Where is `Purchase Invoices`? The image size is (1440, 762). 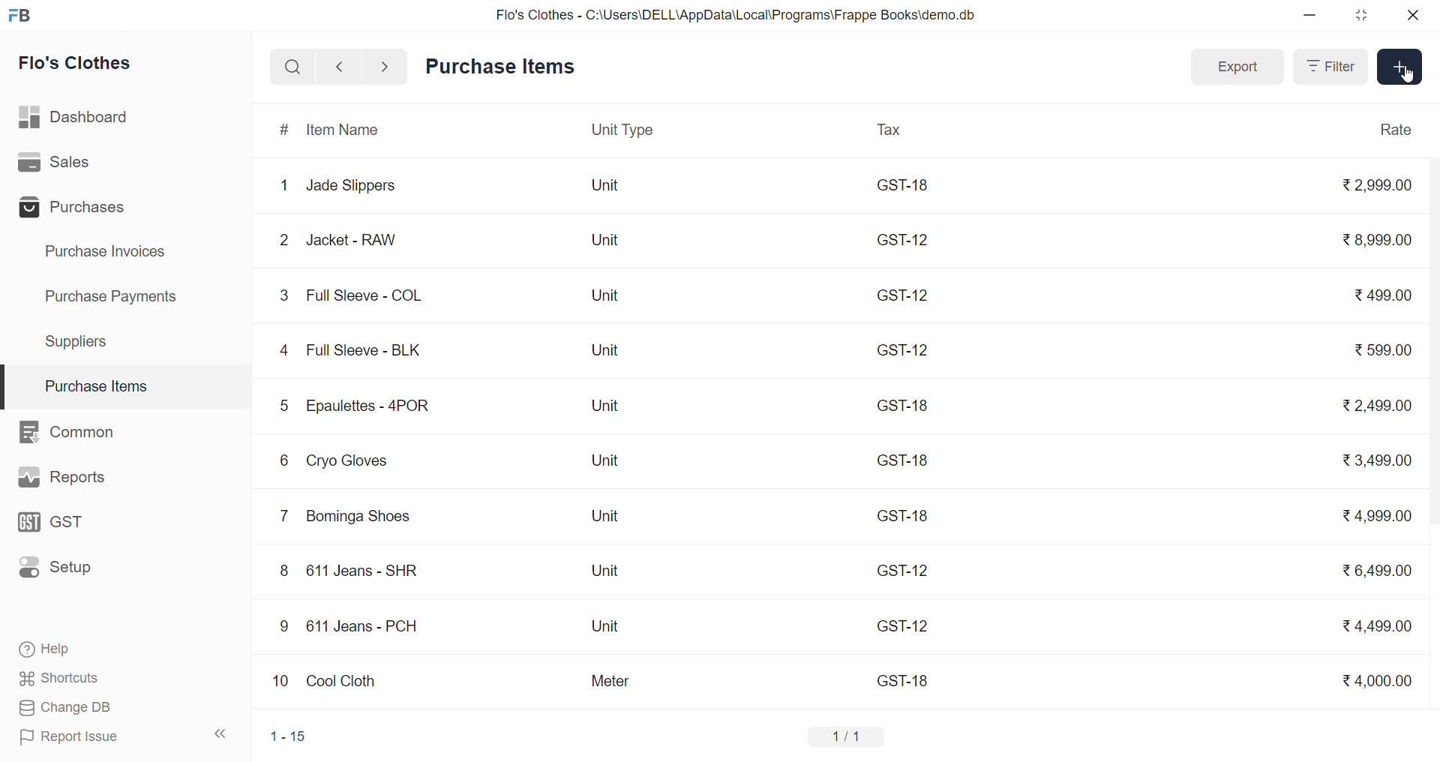
Purchase Invoices is located at coordinates (115, 252).